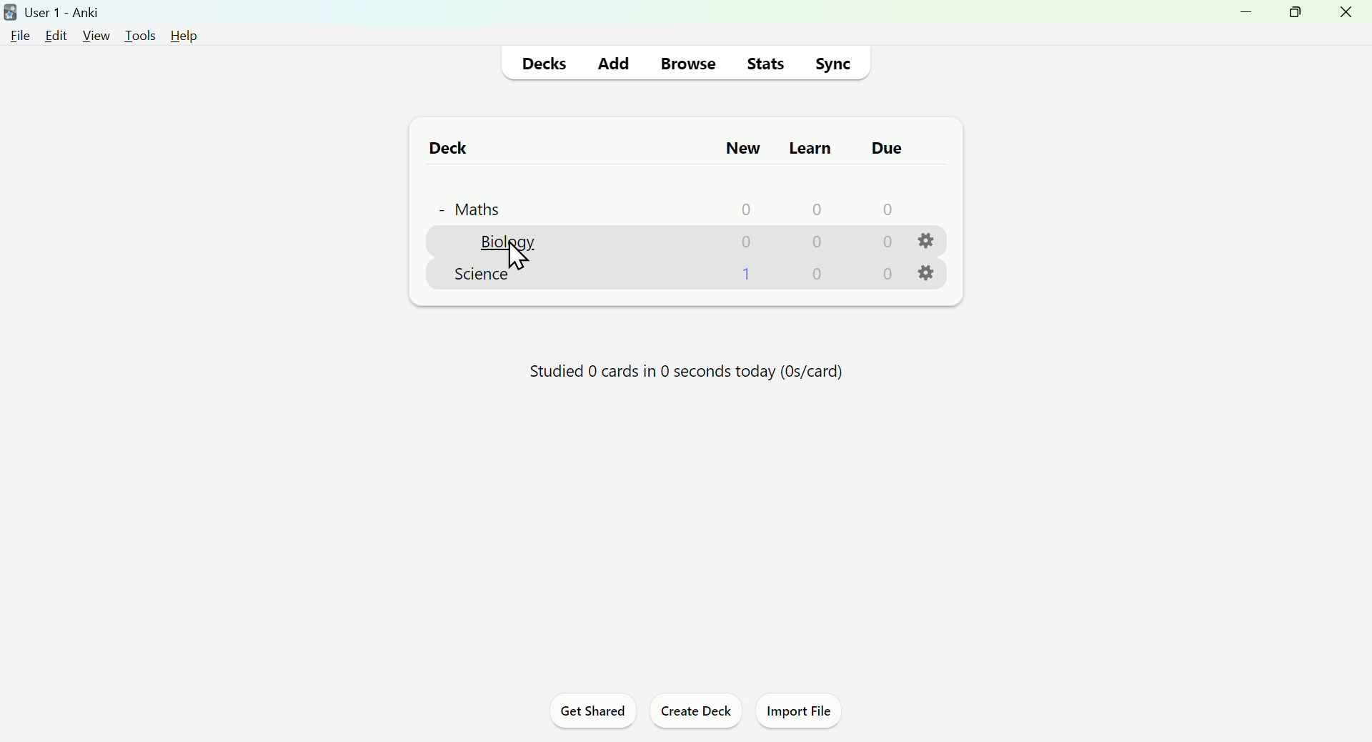 The height and width of the screenshot is (742, 1372). What do you see at coordinates (883, 209) in the screenshot?
I see `0` at bounding box center [883, 209].